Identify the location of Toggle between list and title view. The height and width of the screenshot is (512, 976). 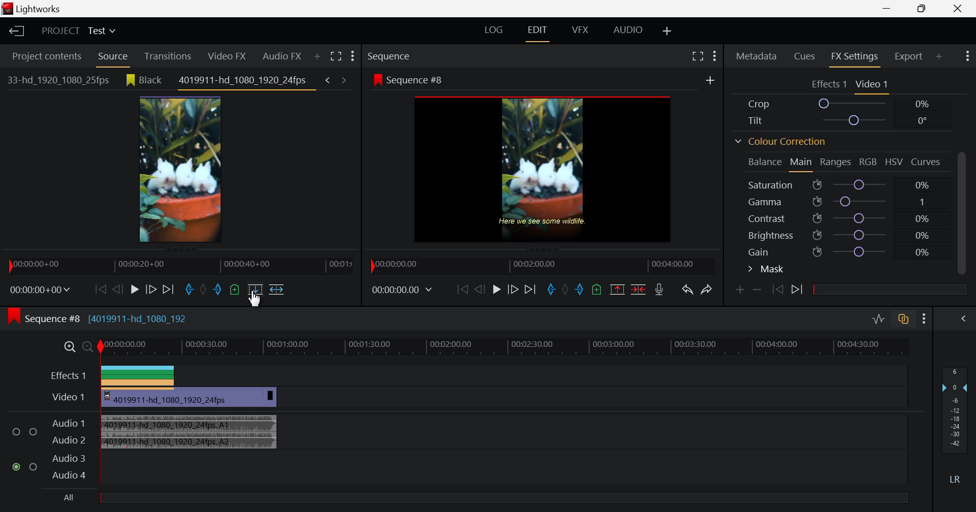
(336, 56).